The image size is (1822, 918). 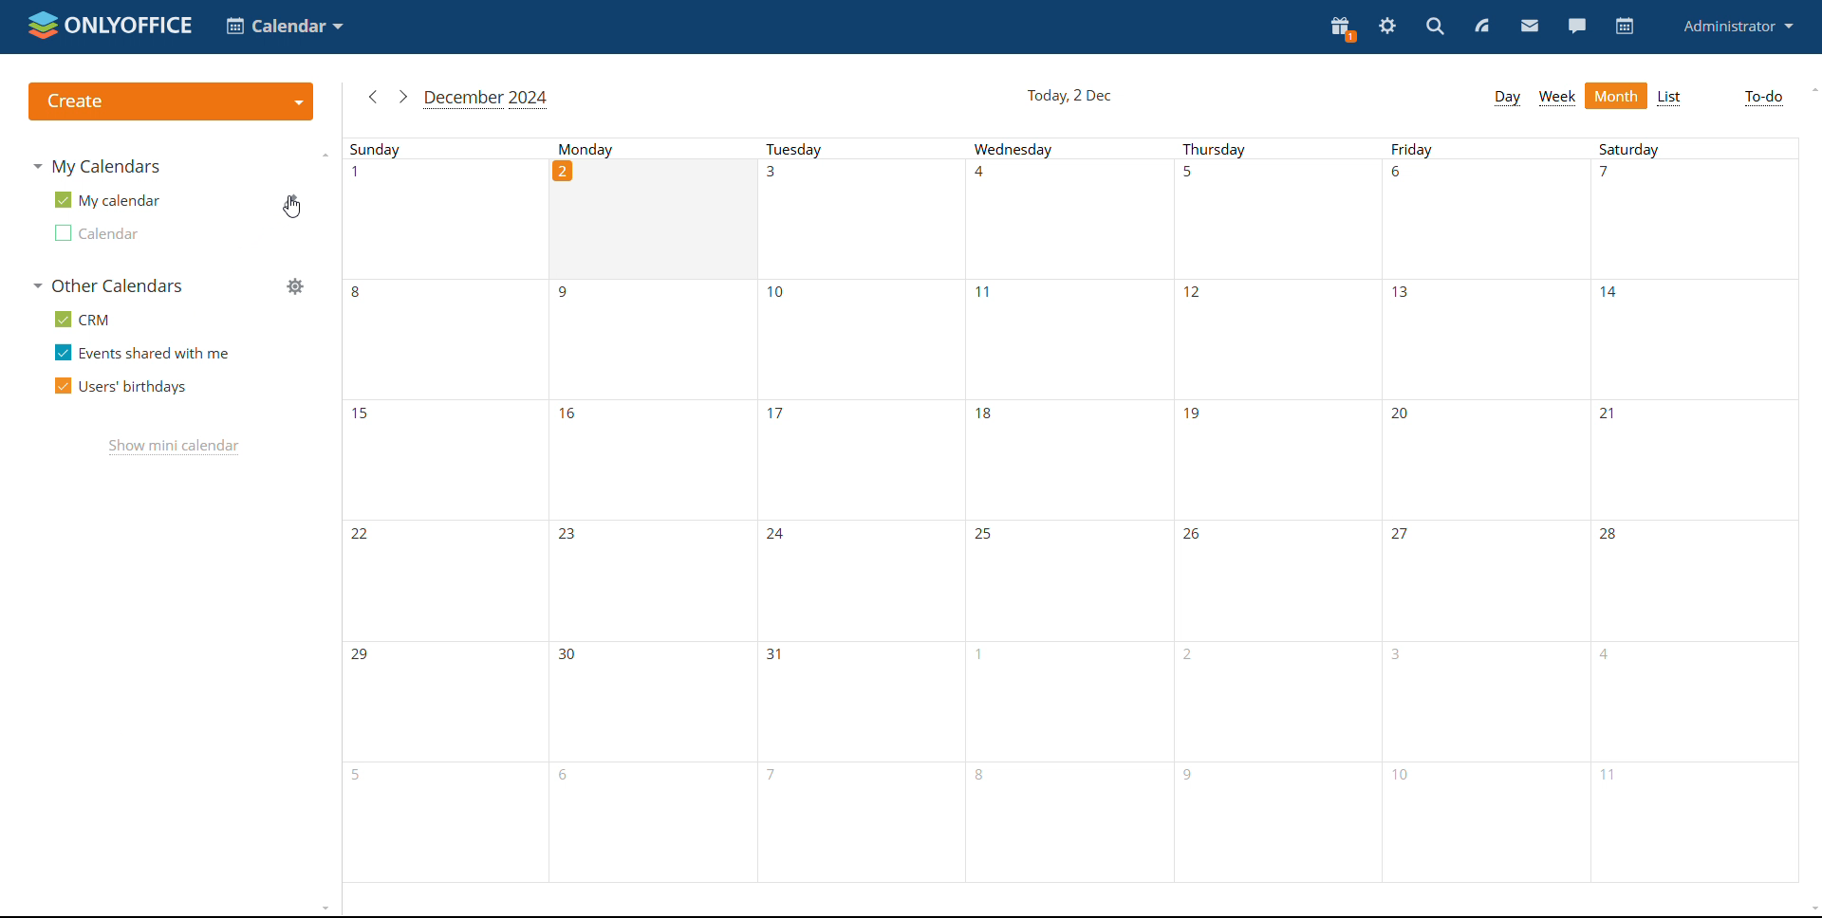 What do you see at coordinates (110, 24) in the screenshot?
I see `logo` at bounding box center [110, 24].